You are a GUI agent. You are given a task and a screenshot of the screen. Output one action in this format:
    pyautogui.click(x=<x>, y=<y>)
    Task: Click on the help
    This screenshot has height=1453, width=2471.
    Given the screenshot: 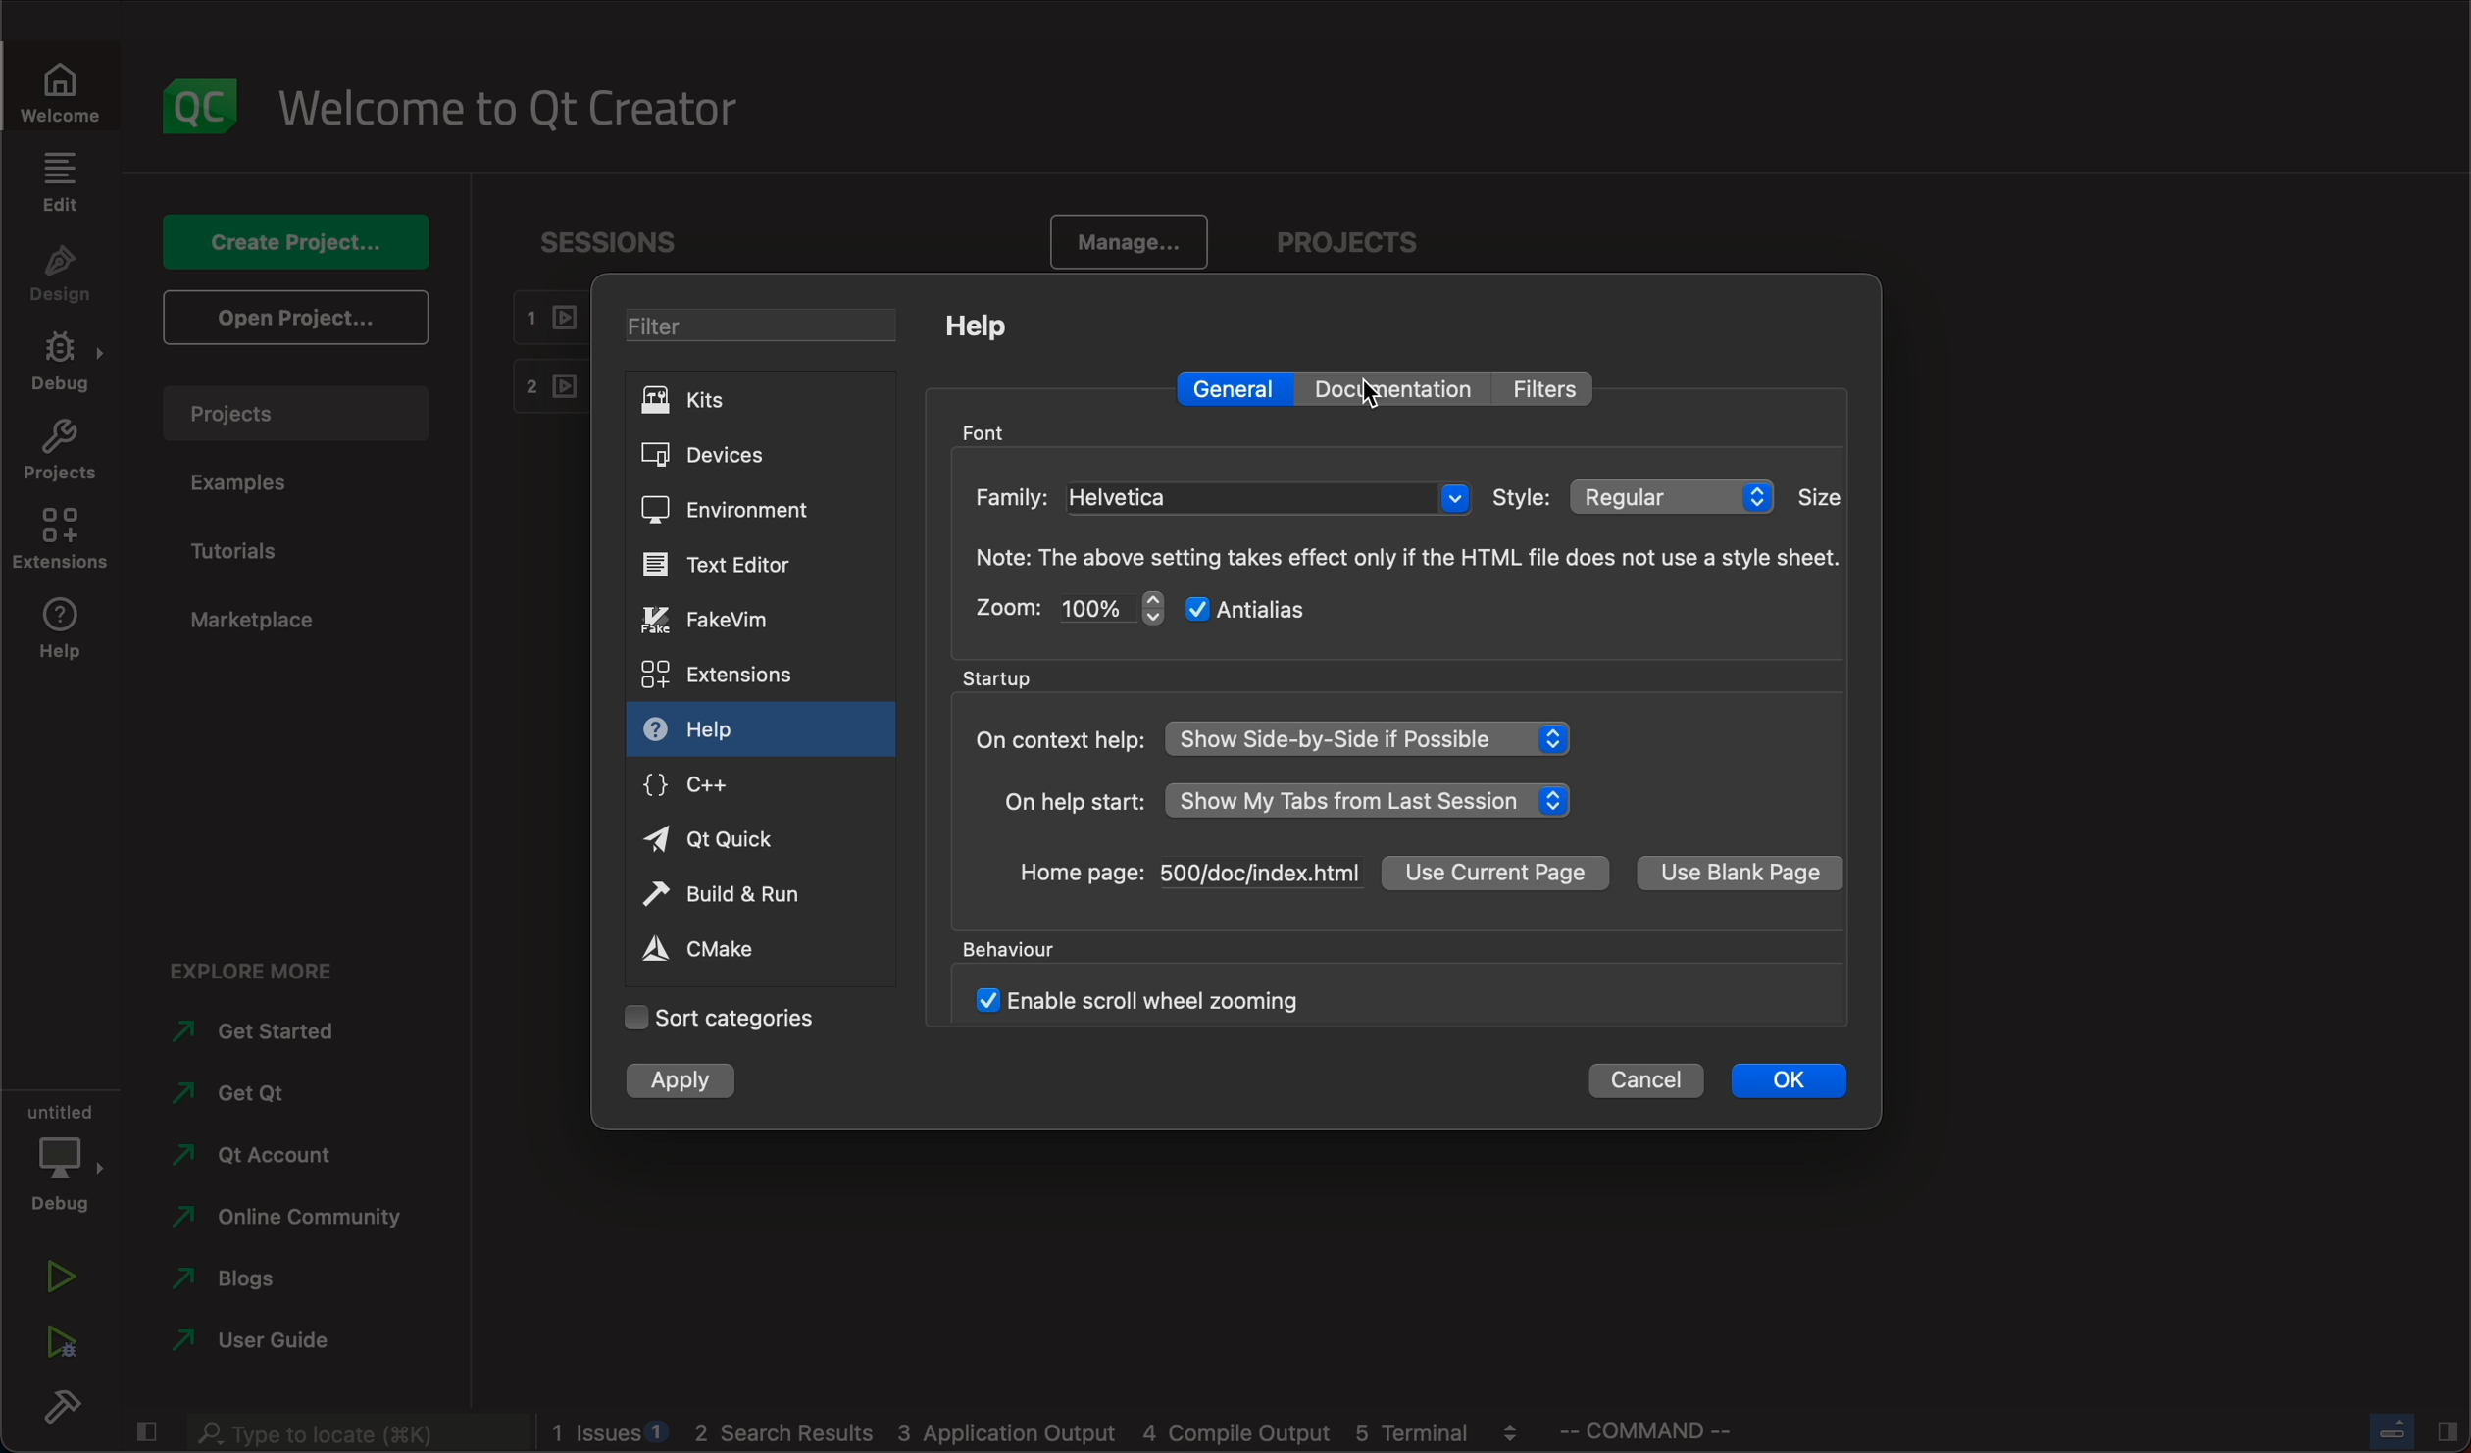 What is the action you would take?
    pyautogui.click(x=67, y=627)
    